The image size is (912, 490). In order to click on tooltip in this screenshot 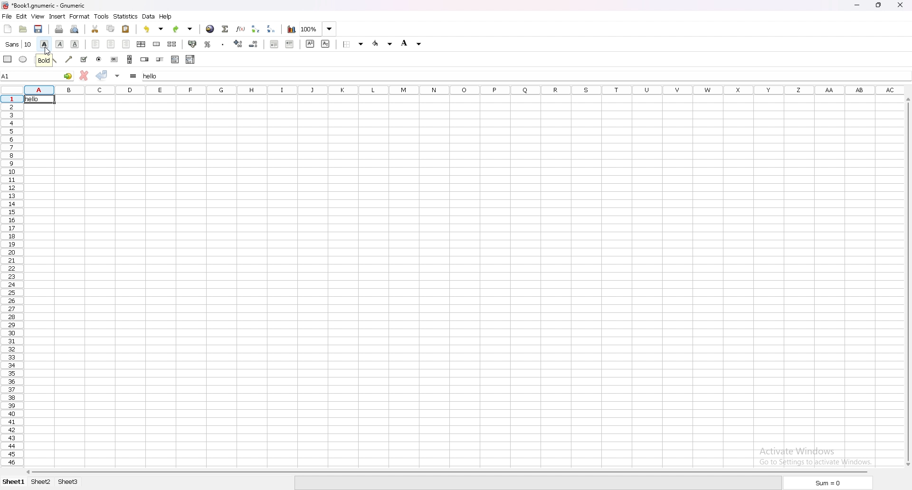, I will do `click(44, 60)`.